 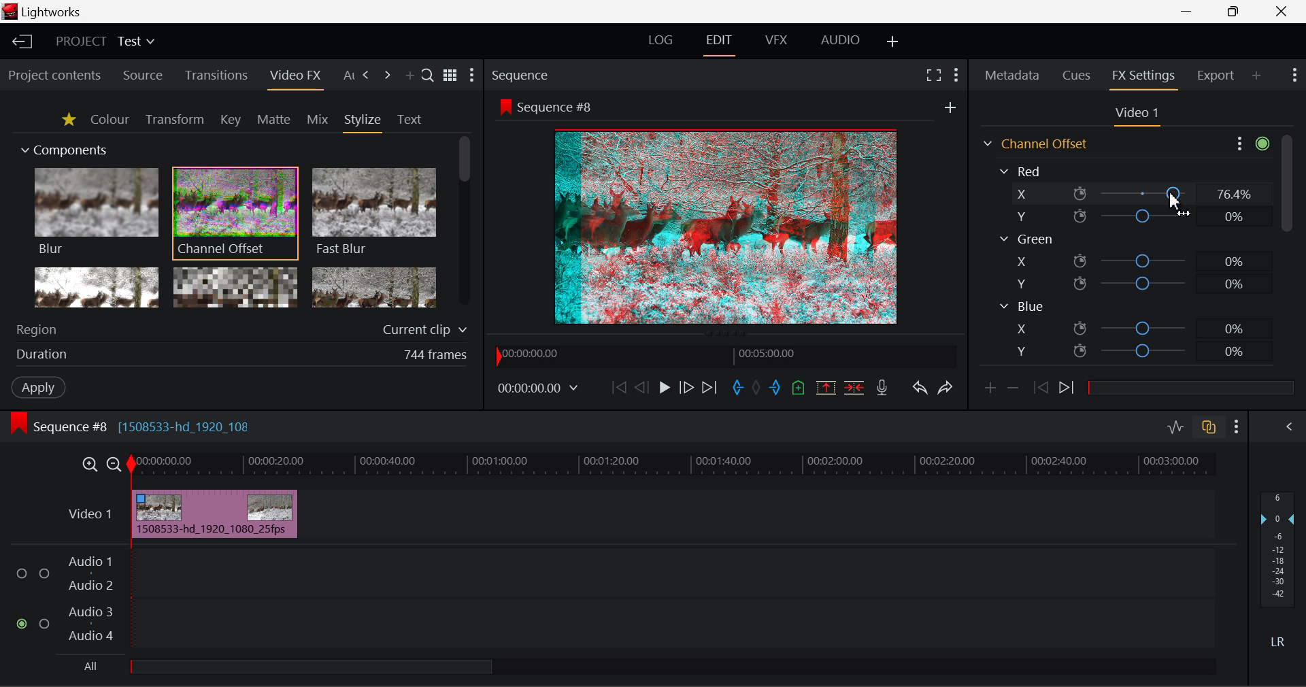 What do you see at coordinates (799, 386) in the screenshot?
I see `Mark Cue` at bounding box center [799, 386].